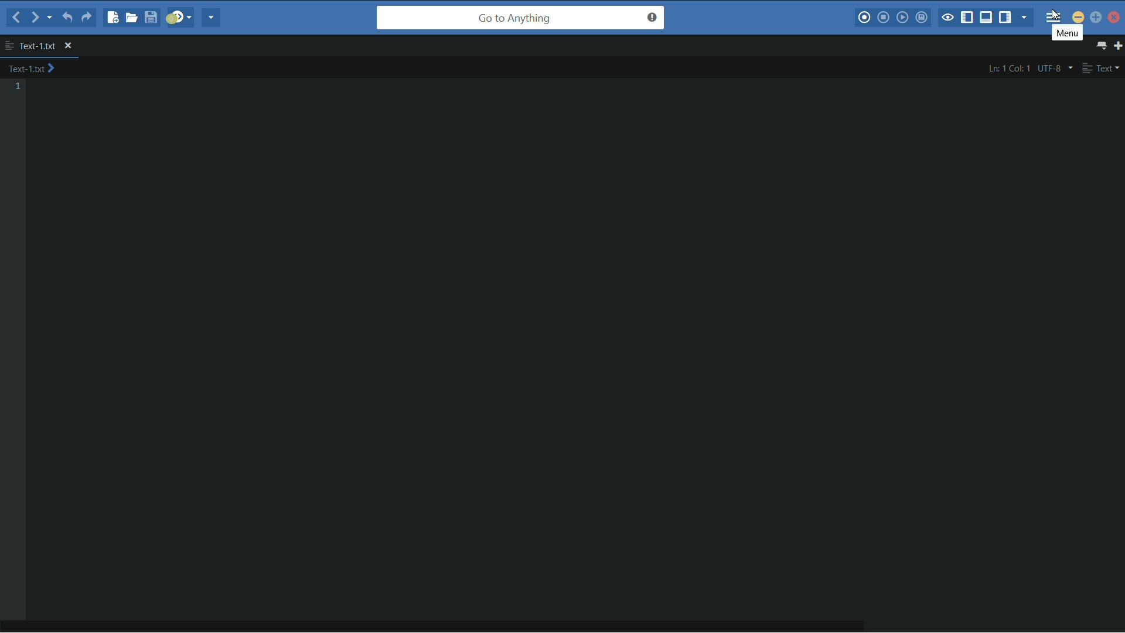  What do you see at coordinates (967, 19) in the screenshot?
I see `show/hide left panel` at bounding box center [967, 19].